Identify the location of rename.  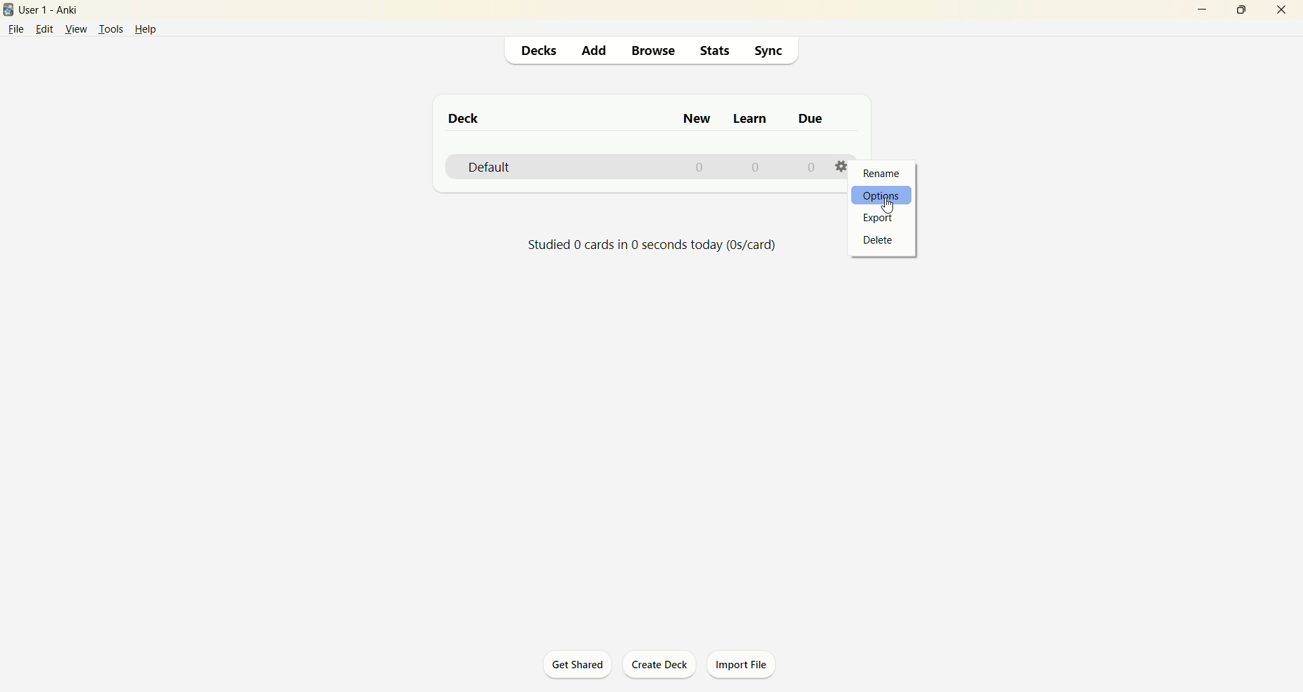
(885, 173).